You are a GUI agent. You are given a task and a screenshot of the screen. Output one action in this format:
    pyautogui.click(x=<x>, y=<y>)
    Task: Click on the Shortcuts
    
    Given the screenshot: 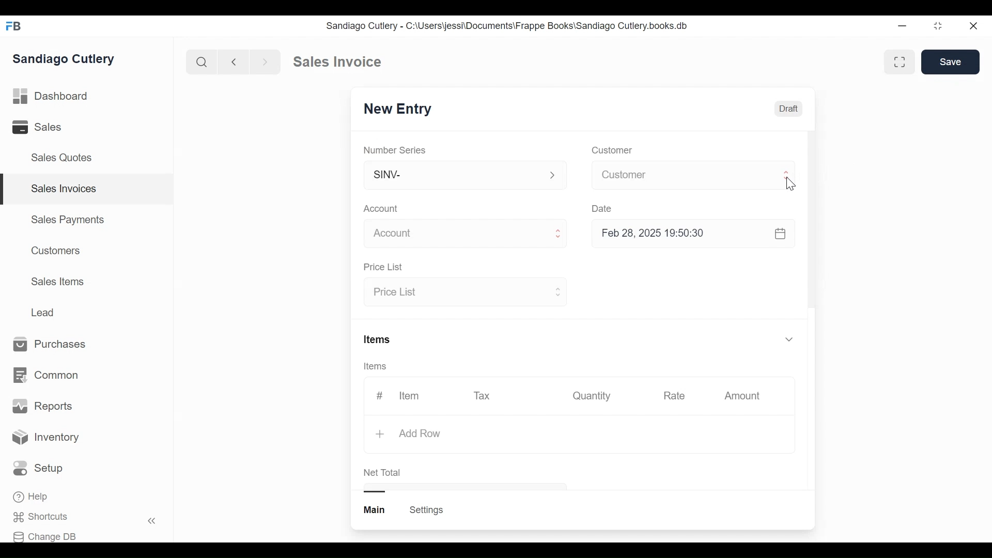 What is the action you would take?
    pyautogui.click(x=44, y=517)
    